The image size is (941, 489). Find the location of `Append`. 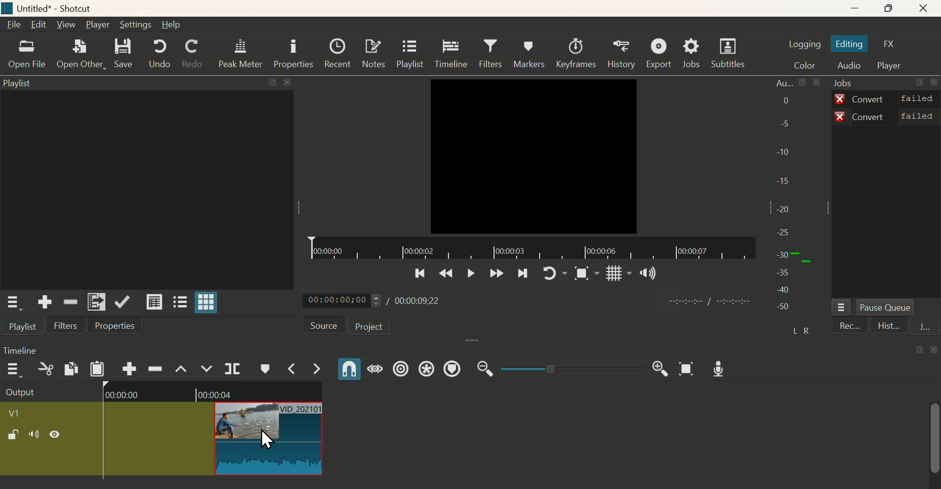

Append is located at coordinates (128, 368).